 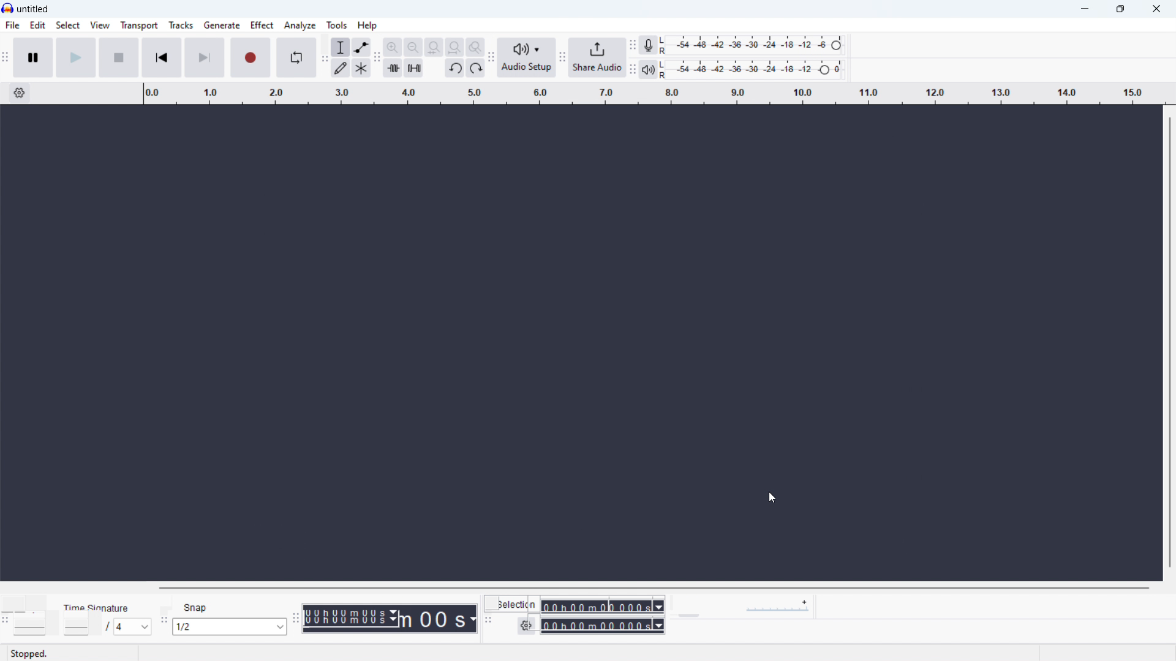 I want to click on playback meter toolbar, so click(x=632, y=70).